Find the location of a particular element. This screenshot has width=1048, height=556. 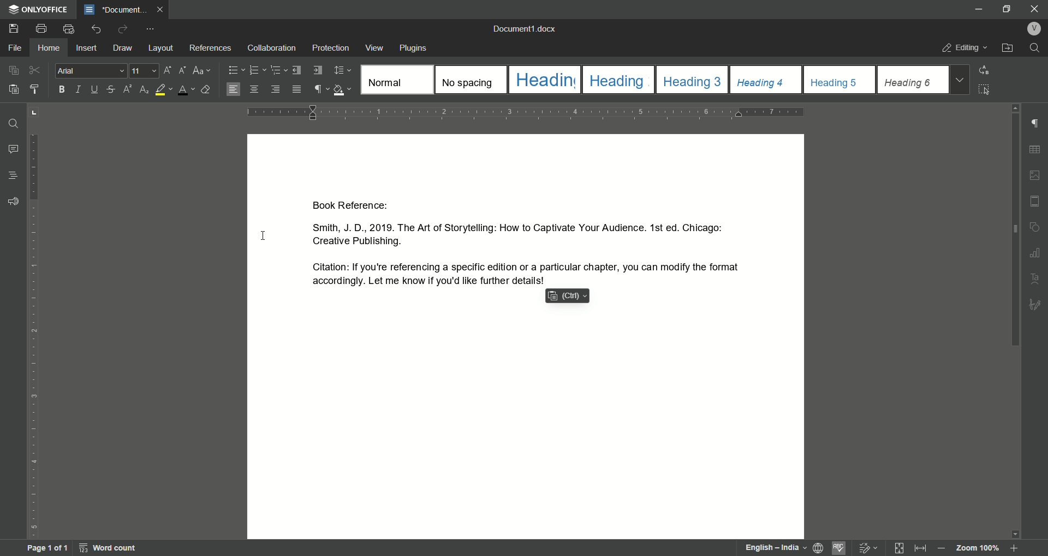

chart is located at coordinates (1037, 251).